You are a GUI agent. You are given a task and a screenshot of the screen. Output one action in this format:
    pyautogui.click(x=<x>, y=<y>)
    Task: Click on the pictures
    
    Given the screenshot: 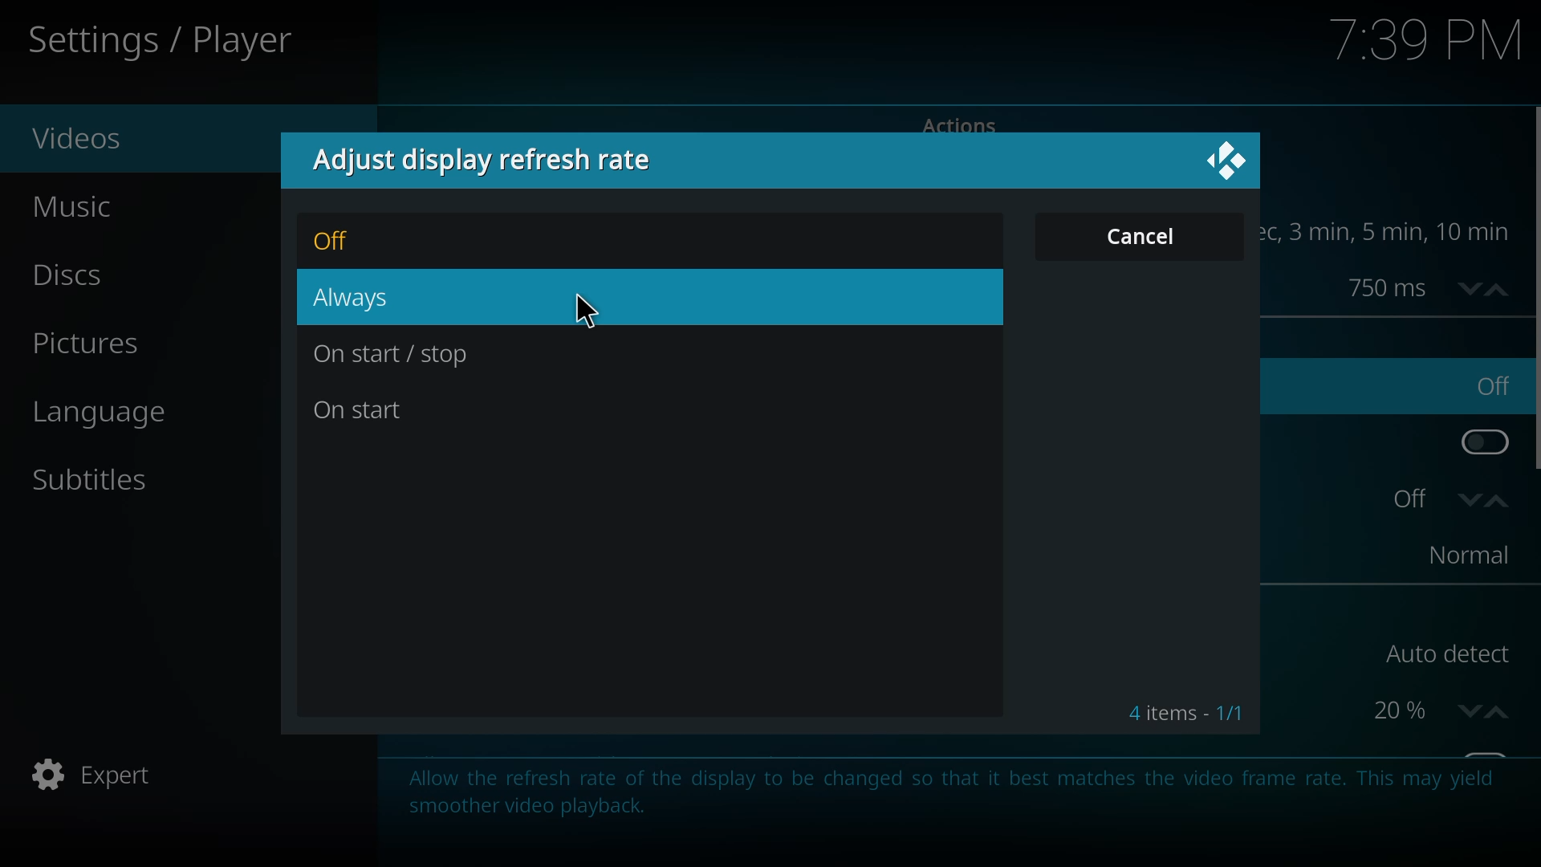 What is the action you would take?
    pyautogui.click(x=85, y=345)
    